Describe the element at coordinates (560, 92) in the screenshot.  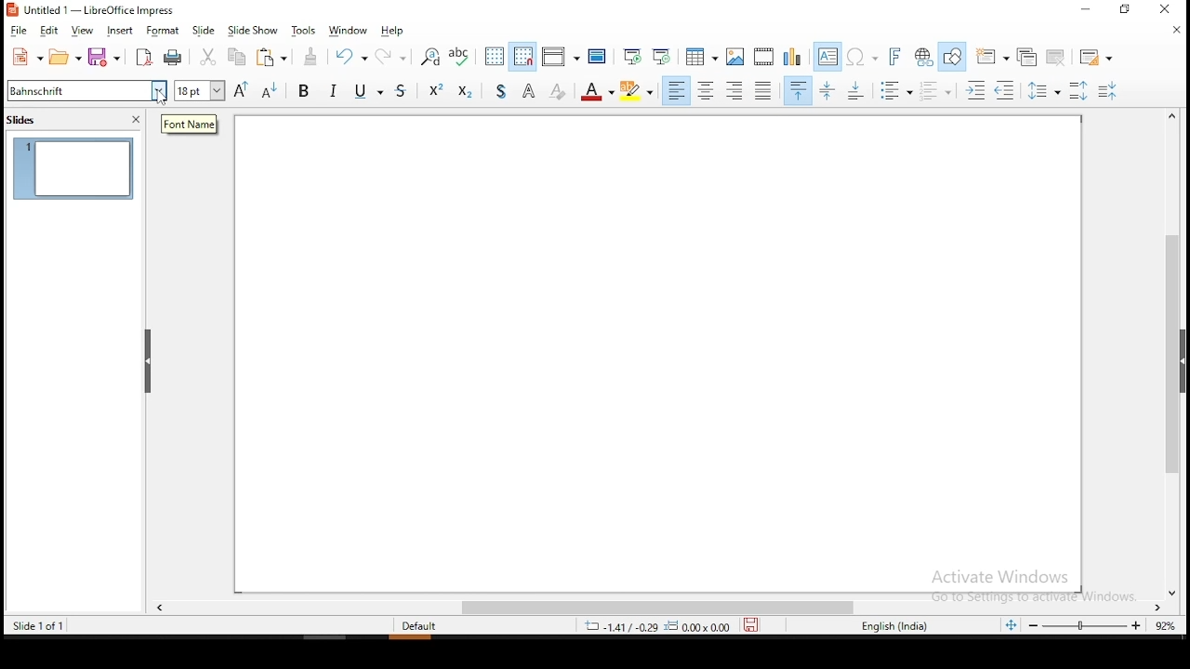
I see `clear direct formatting` at that location.